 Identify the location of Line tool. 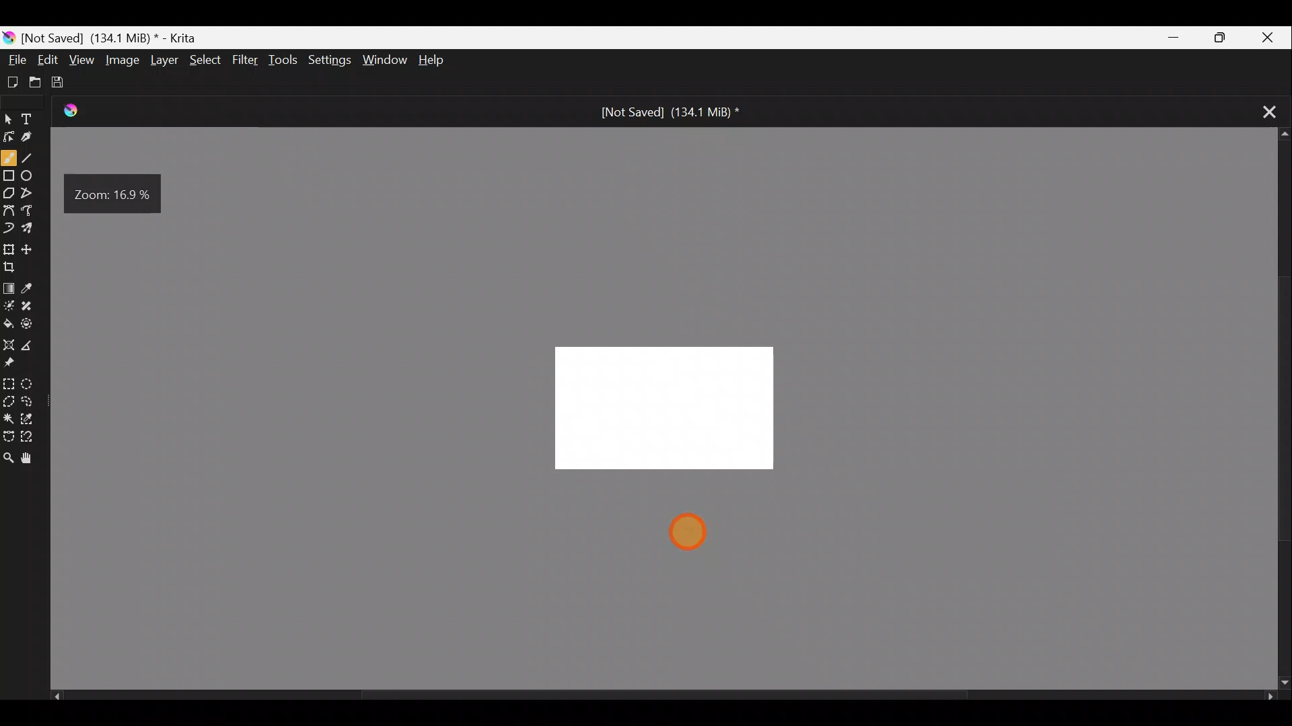
(31, 158).